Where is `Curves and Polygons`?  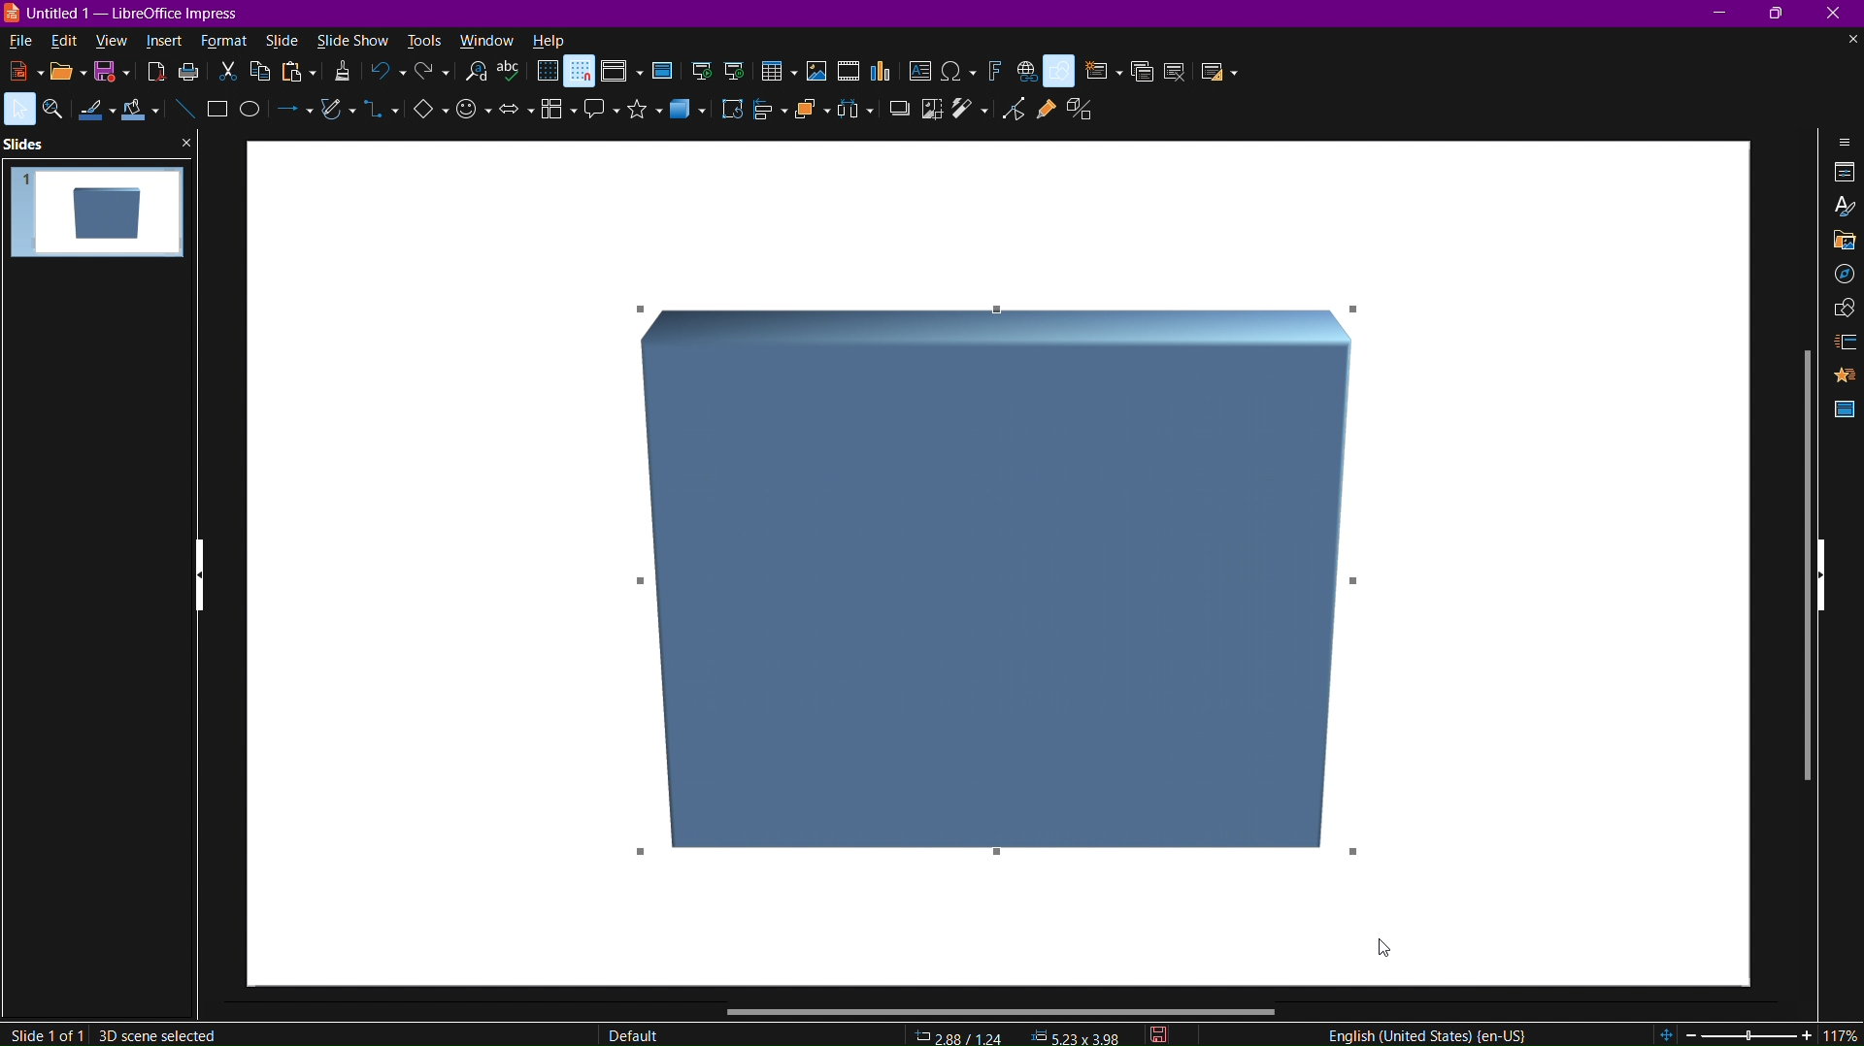
Curves and Polygons is located at coordinates (335, 118).